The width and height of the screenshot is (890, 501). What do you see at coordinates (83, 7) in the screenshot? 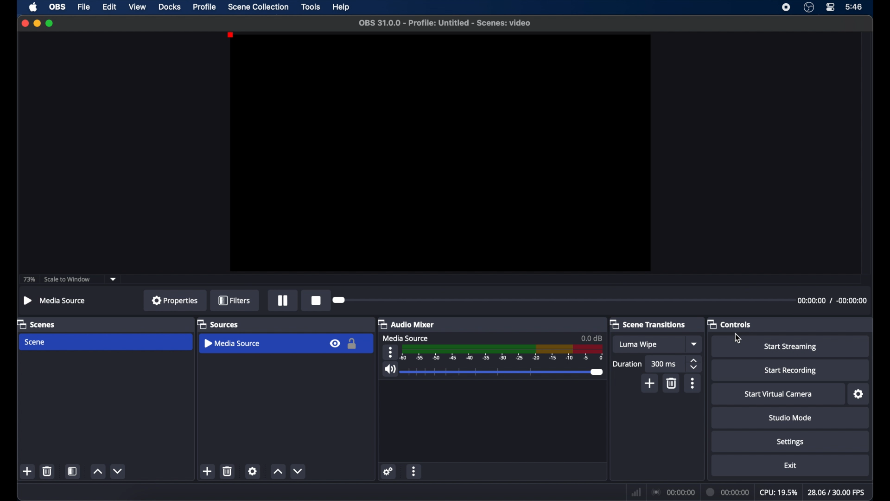
I see `file` at bounding box center [83, 7].